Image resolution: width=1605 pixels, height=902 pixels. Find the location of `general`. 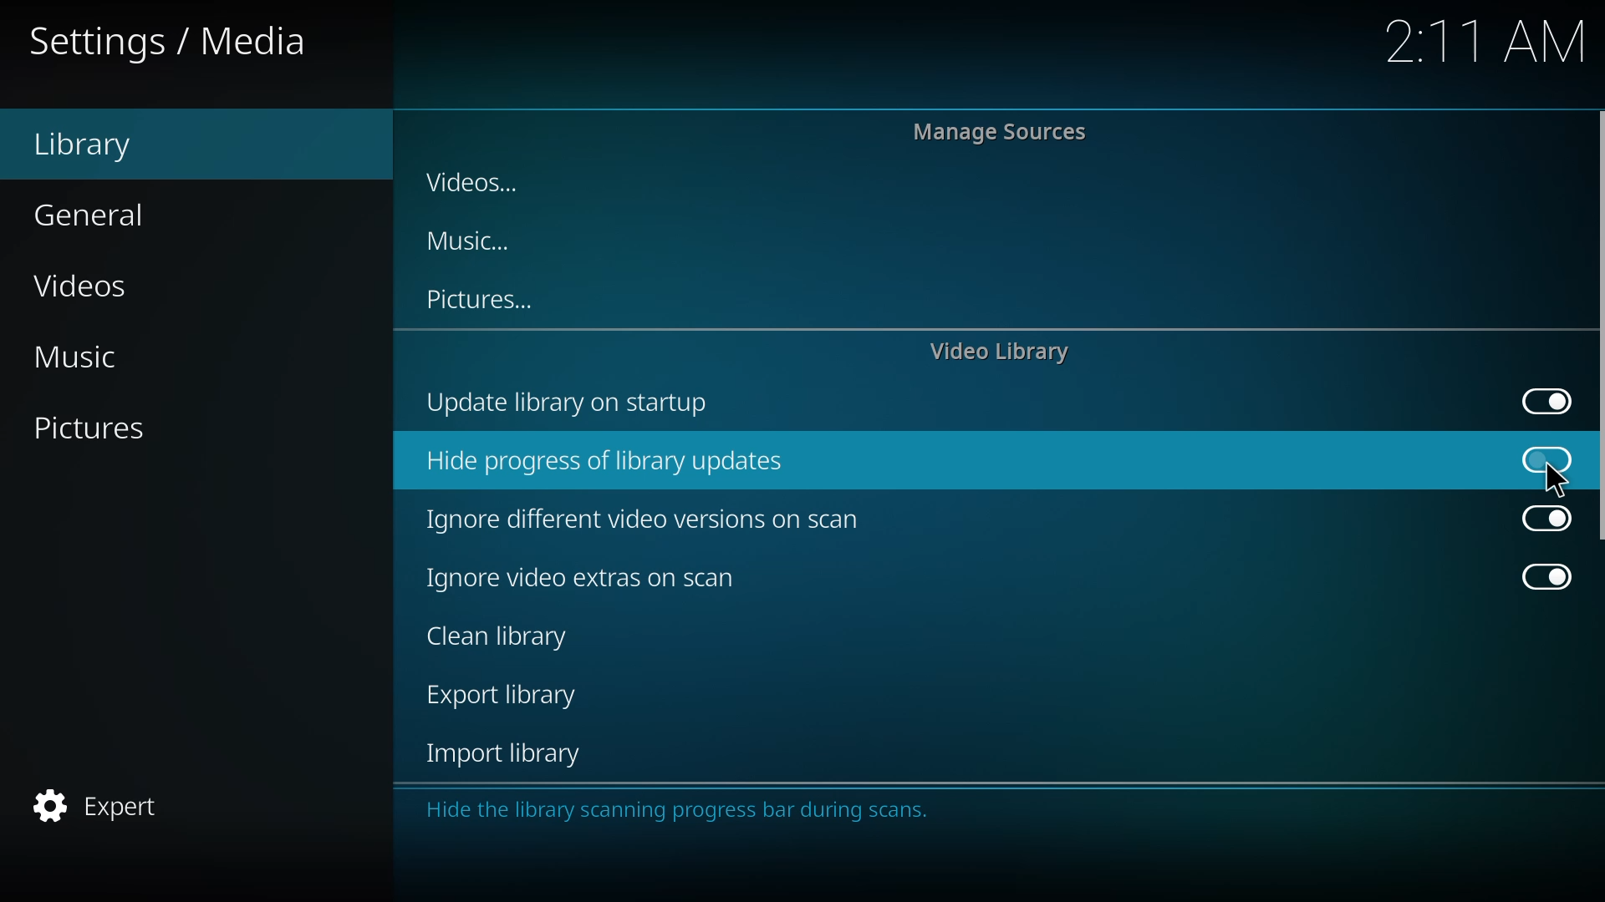

general is located at coordinates (93, 215).